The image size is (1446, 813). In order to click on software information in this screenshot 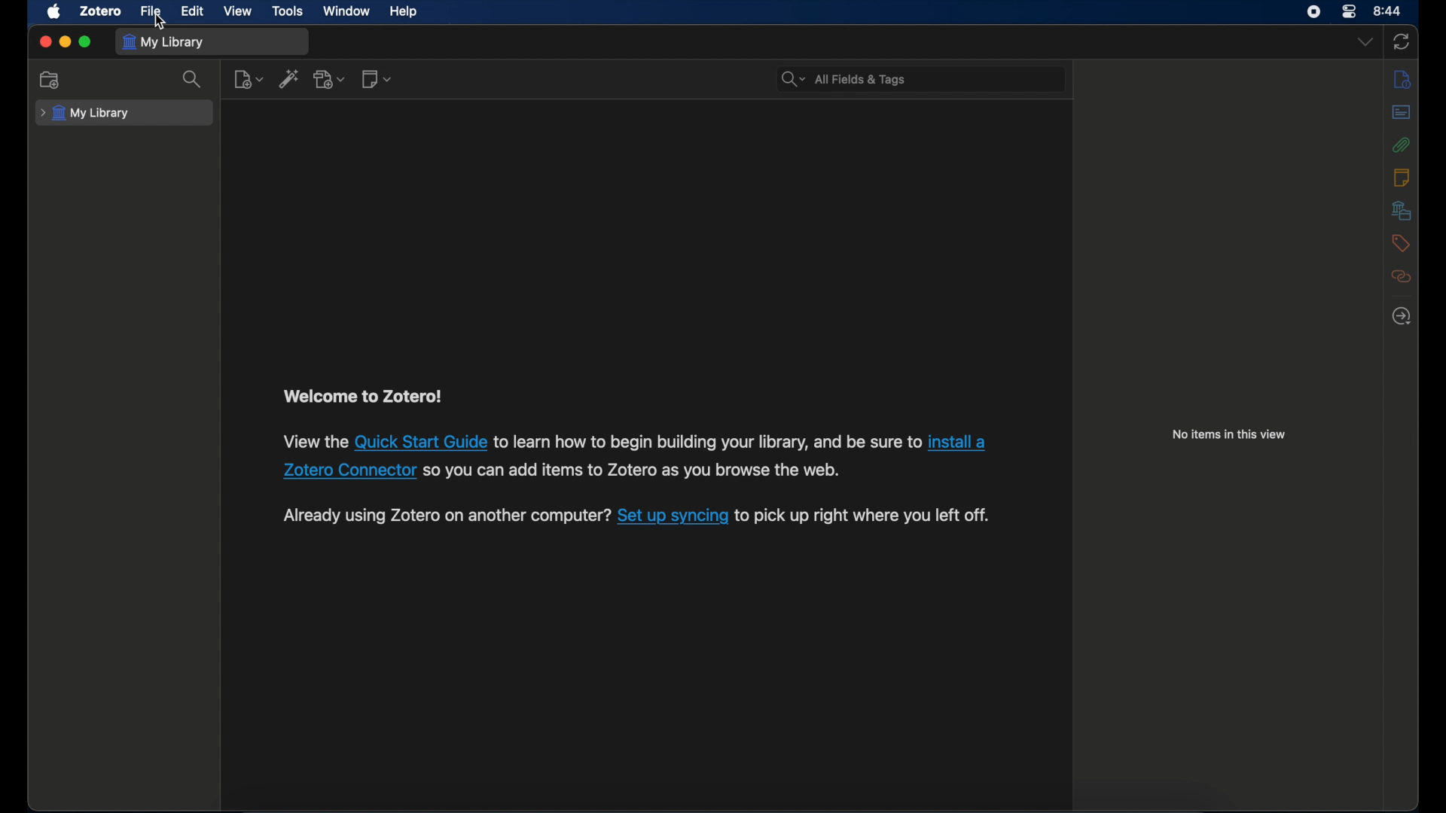, I will do `click(630, 470)`.